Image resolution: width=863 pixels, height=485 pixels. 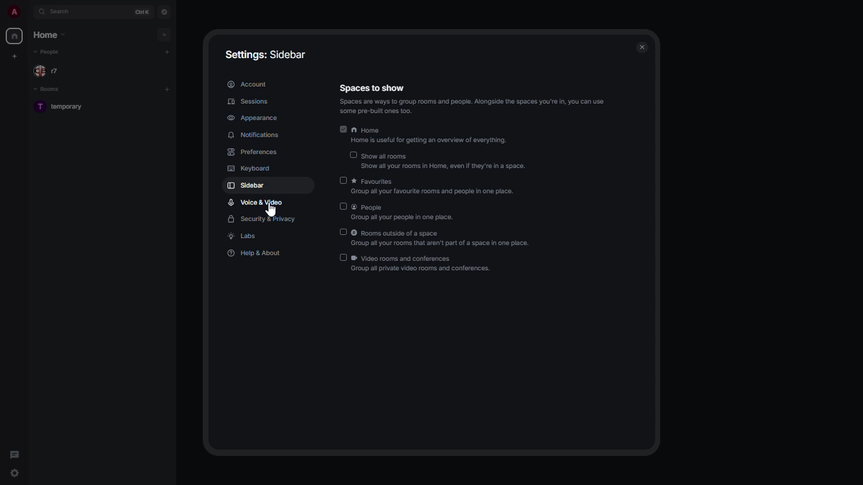 What do you see at coordinates (266, 53) in the screenshot?
I see `settings: sidebar` at bounding box center [266, 53].